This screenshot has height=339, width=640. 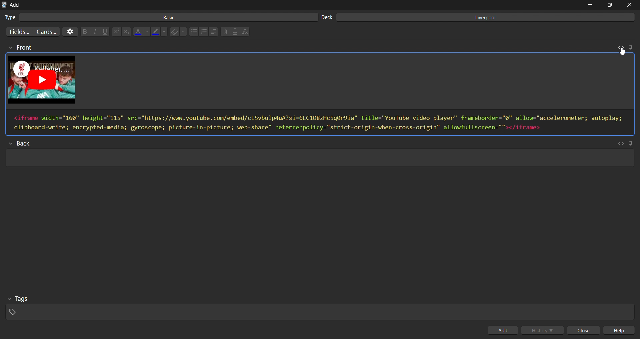 I want to click on attach files, so click(x=225, y=32).